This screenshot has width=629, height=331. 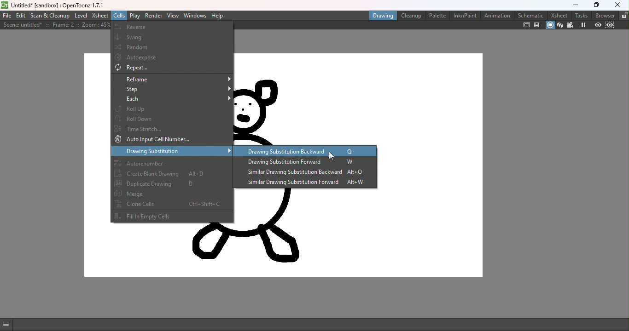 I want to click on Close, so click(x=618, y=6).